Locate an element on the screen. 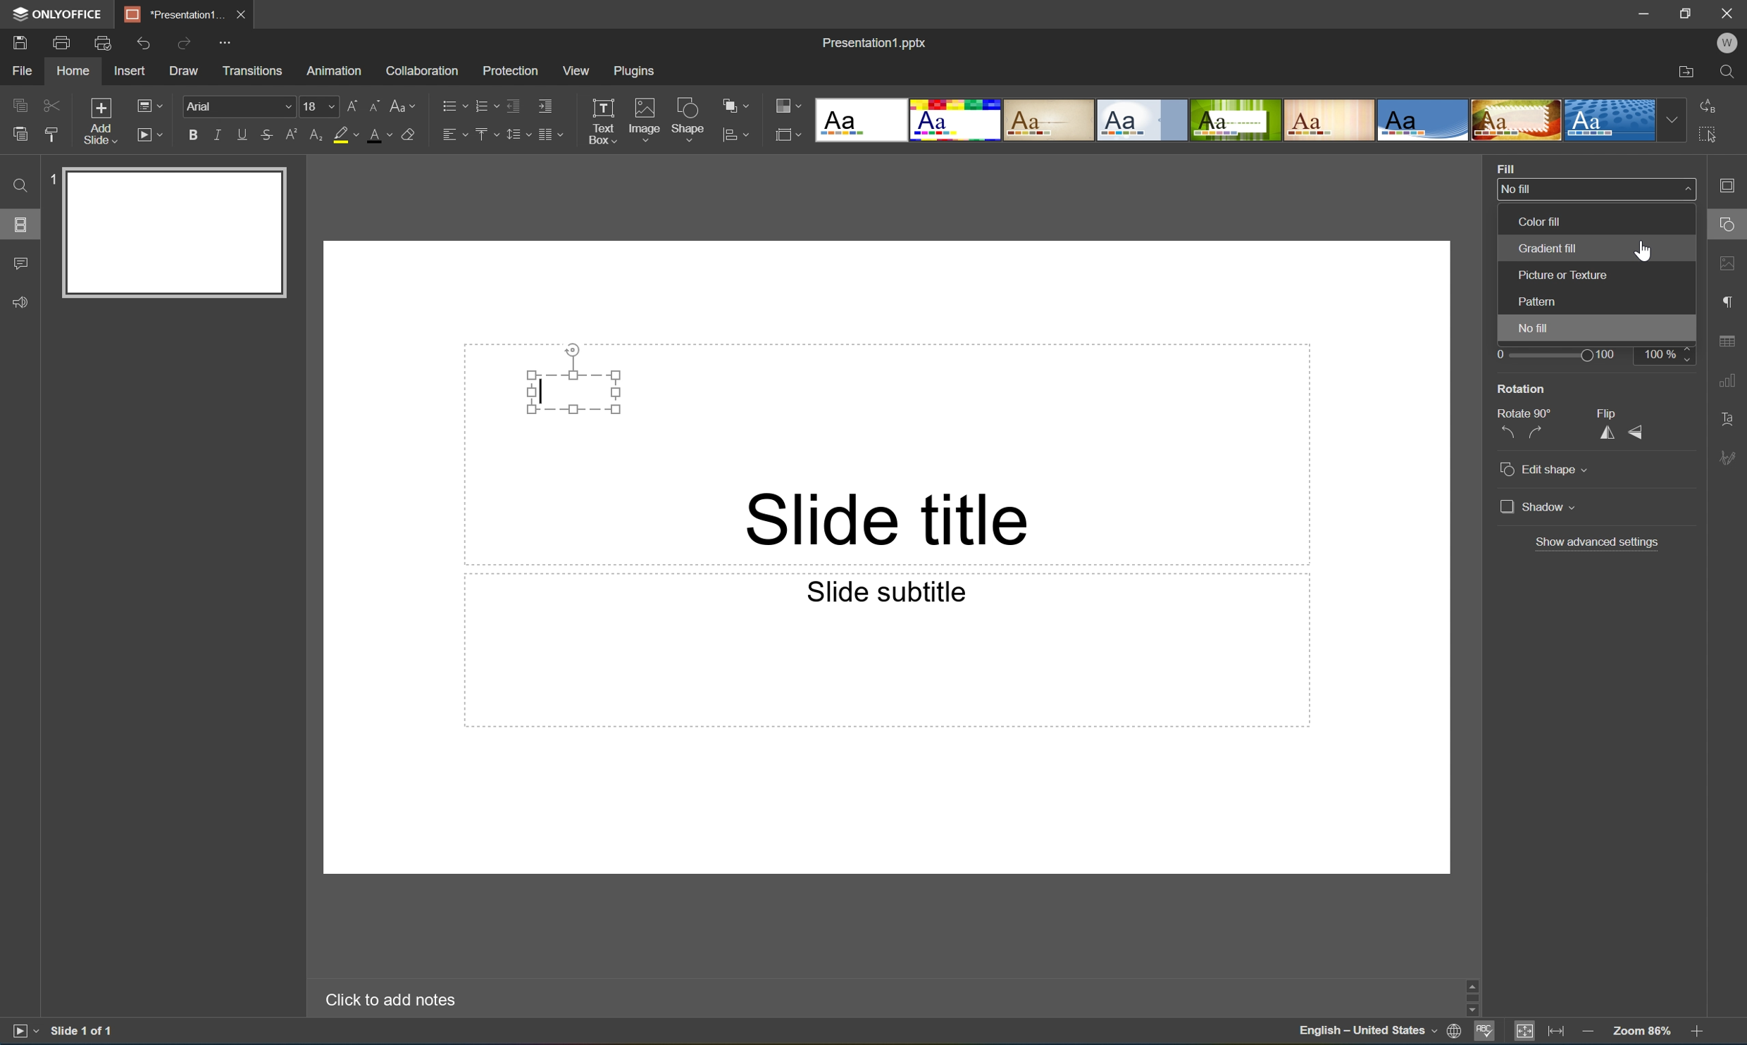  View is located at coordinates (578, 71).